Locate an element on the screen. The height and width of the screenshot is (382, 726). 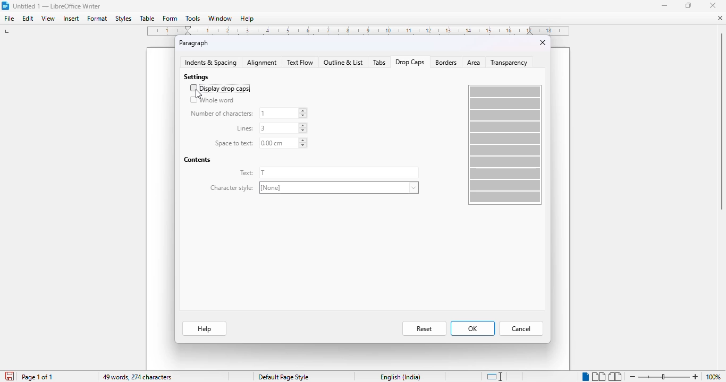
100% is located at coordinates (712, 377).